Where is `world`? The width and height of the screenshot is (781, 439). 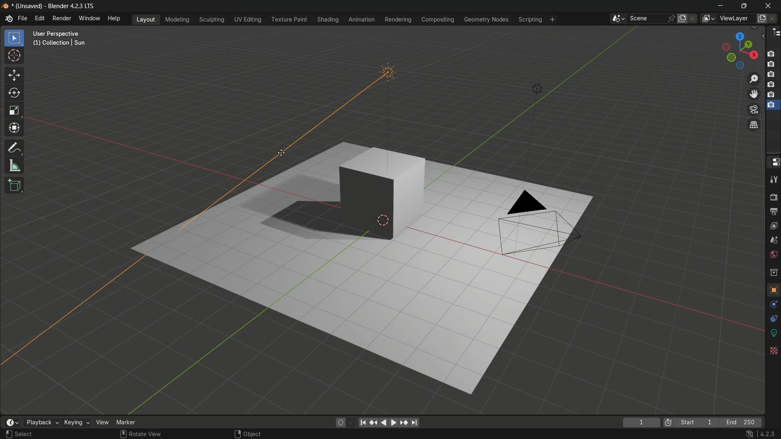 world is located at coordinates (774, 255).